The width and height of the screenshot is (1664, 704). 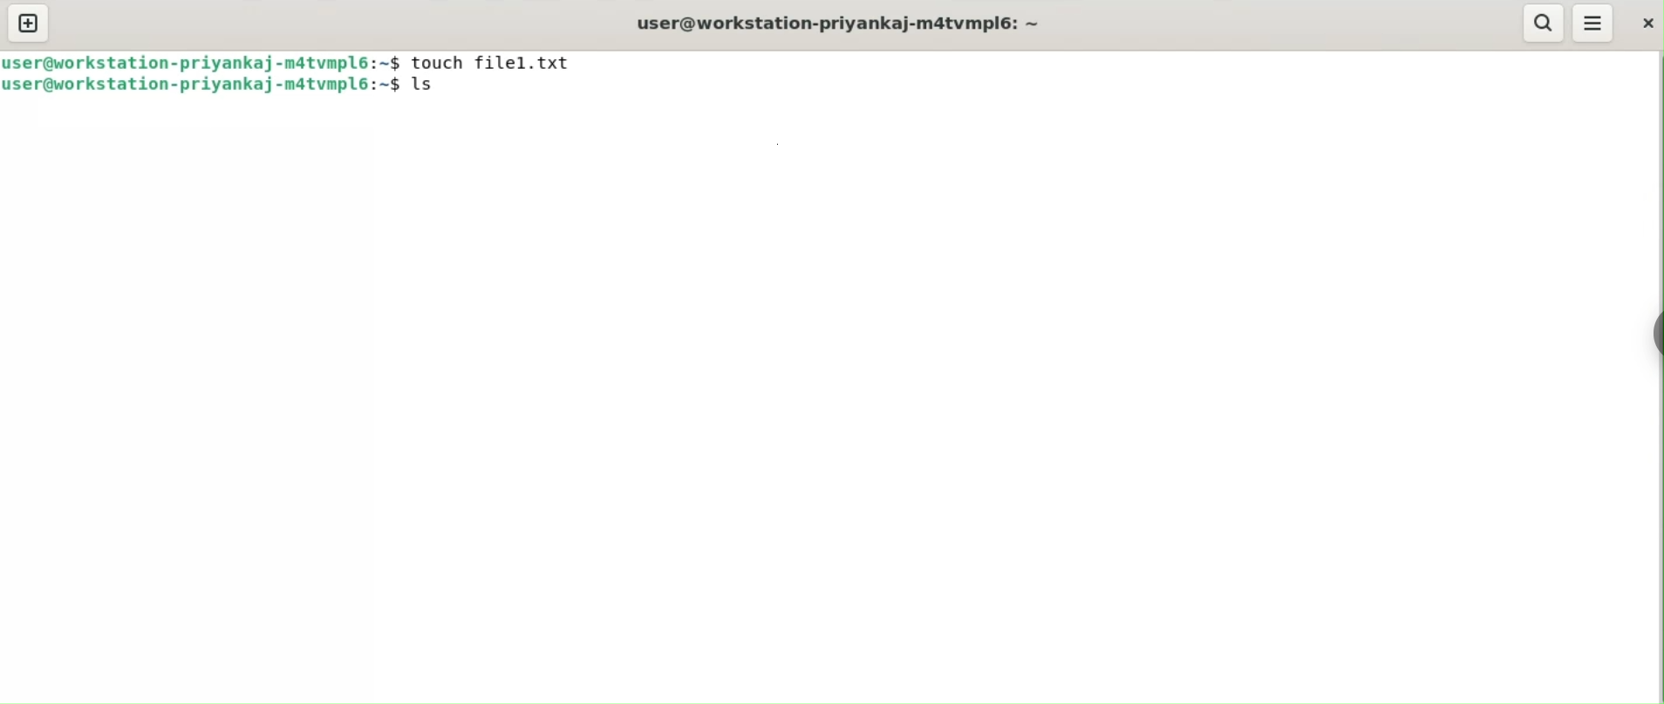 I want to click on close, so click(x=1649, y=25).